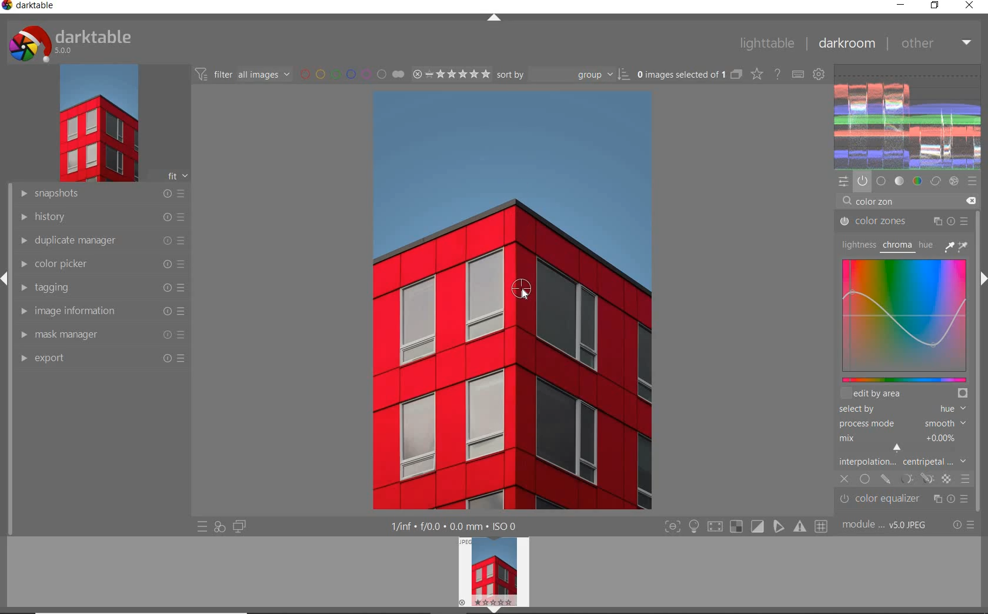 This screenshot has height=614, width=988. Describe the element at coordinates (695, 529) in the screenshot. I see `highlight` at that location.